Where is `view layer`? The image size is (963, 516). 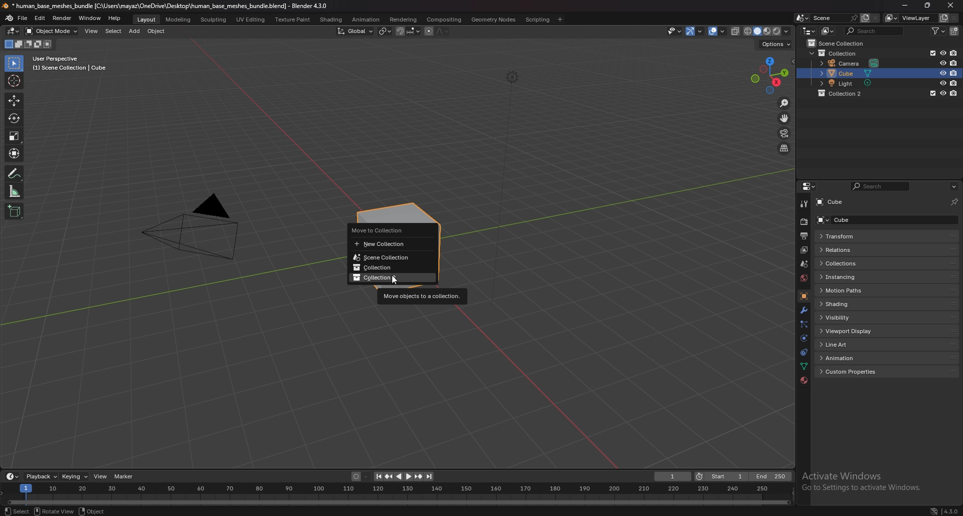 view layer is located at coordinates (908, 18).